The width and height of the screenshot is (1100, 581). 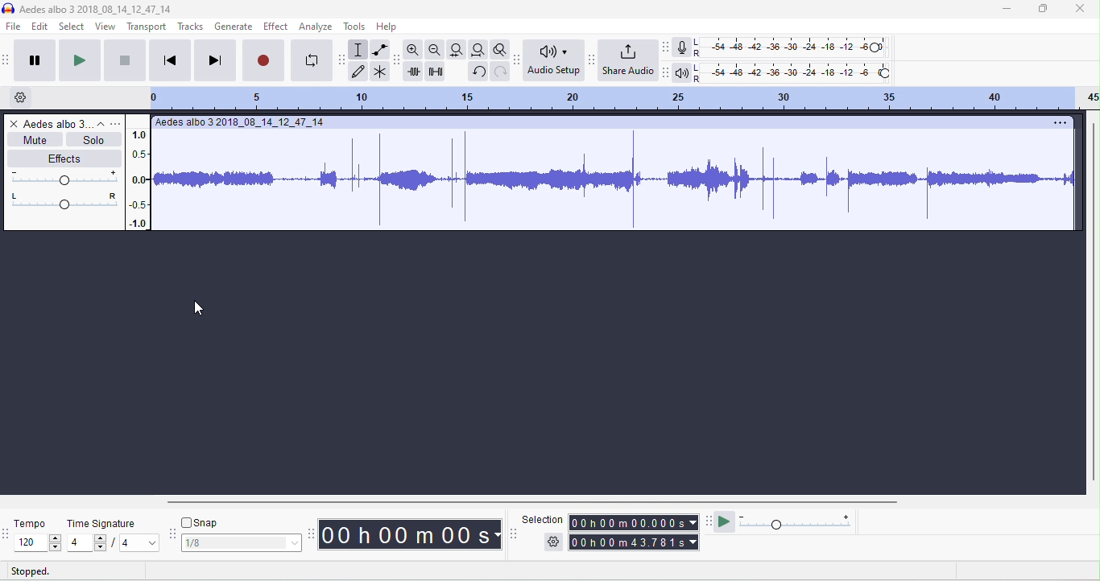 I want to click on analyze, so click(x=317, y=27).